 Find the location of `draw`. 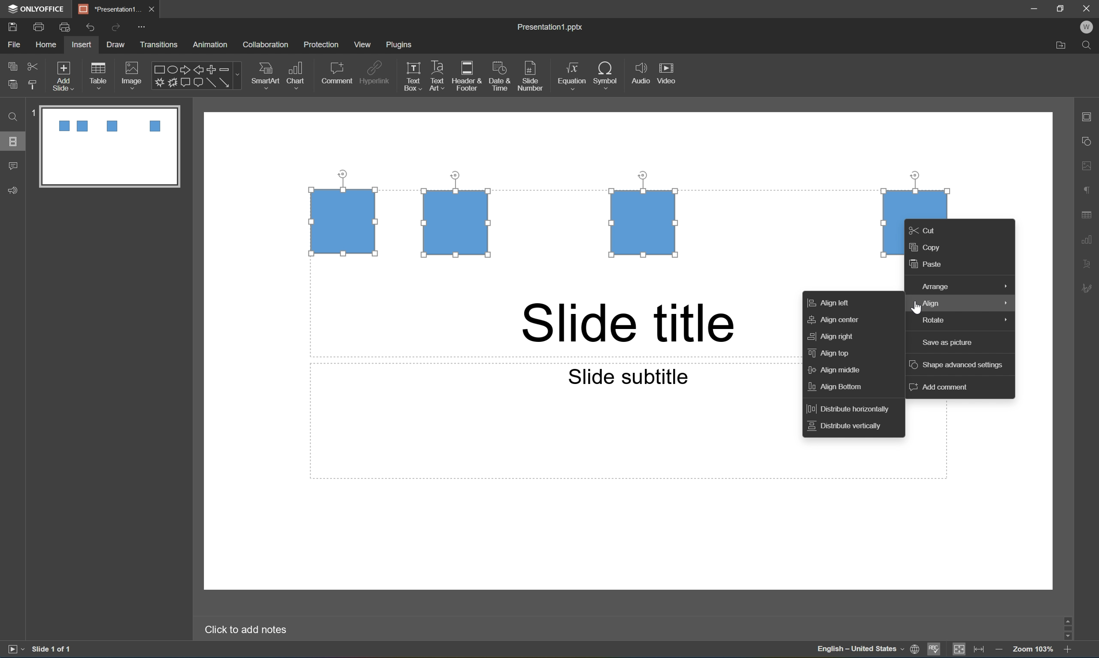

draw is located at coordinates (114, 44).